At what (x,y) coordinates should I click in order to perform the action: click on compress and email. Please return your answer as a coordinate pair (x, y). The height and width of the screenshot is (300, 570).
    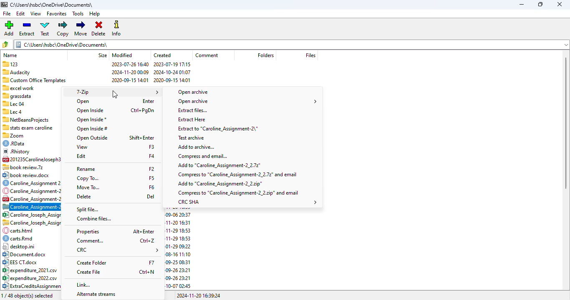
    Looking at the image, I should click on (202, 156).